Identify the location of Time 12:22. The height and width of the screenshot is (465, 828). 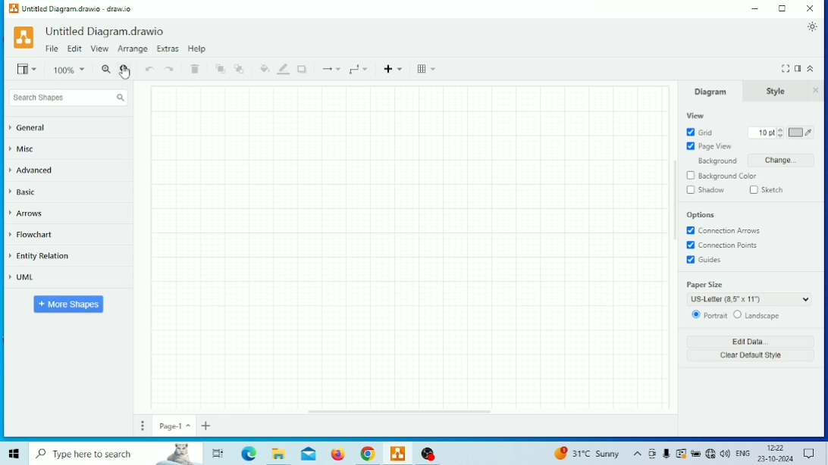
(778, 448).